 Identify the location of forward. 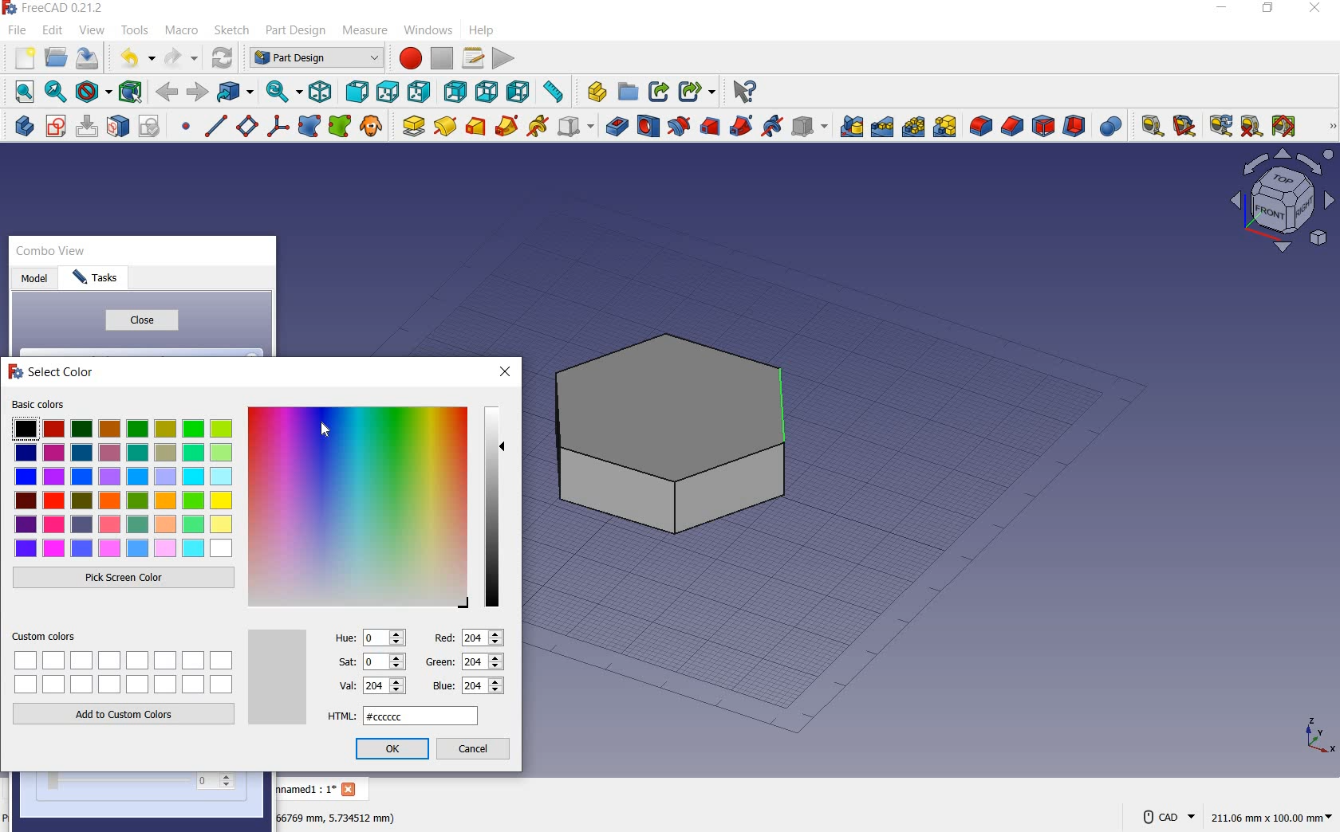
(198, 92).